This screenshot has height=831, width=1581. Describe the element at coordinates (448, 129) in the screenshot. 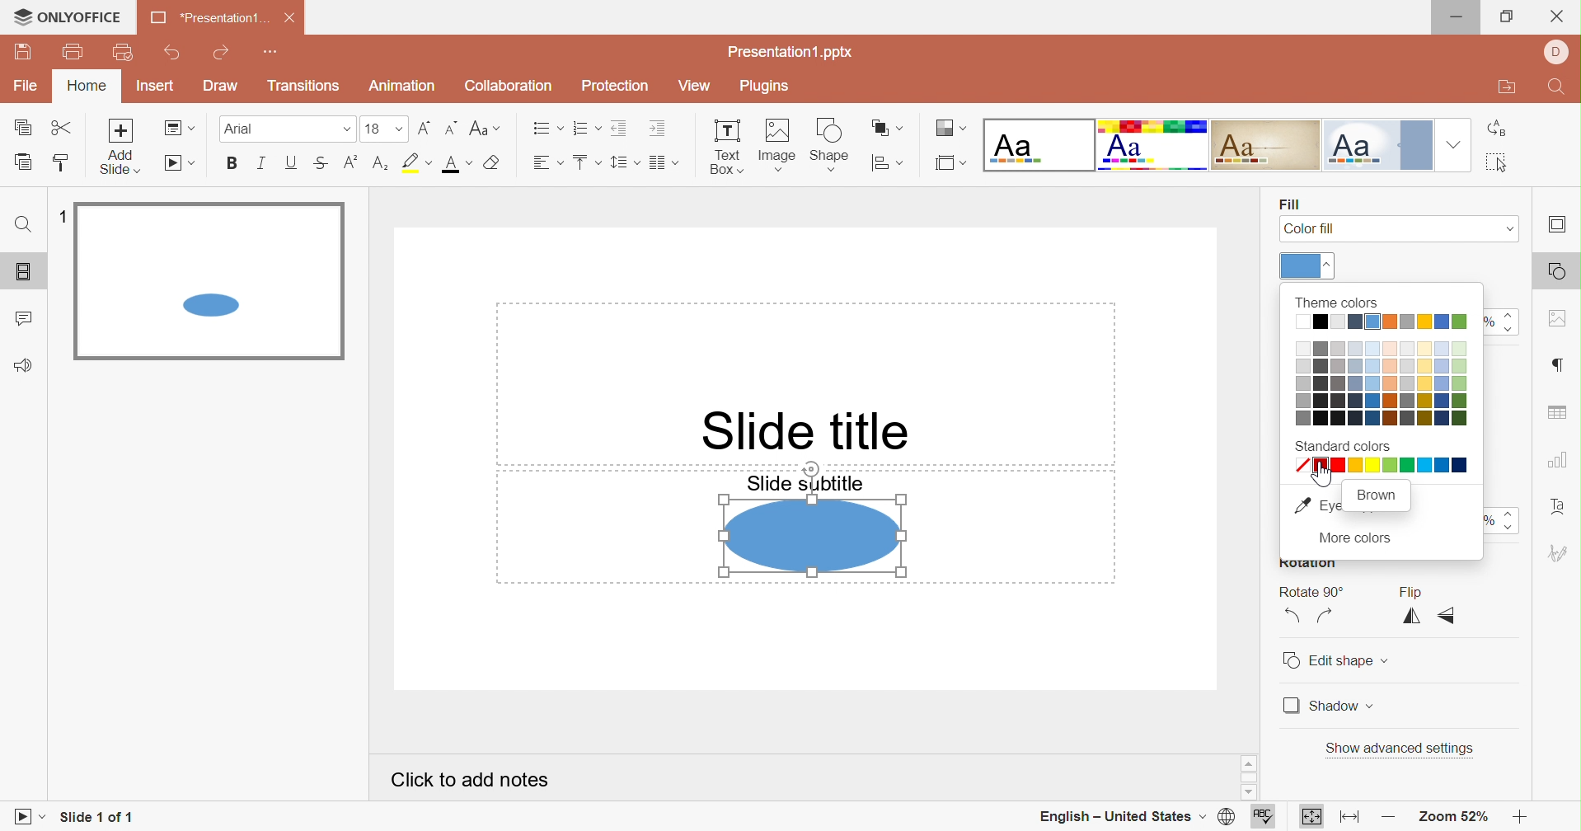

I see `Decrement font size` at that location.